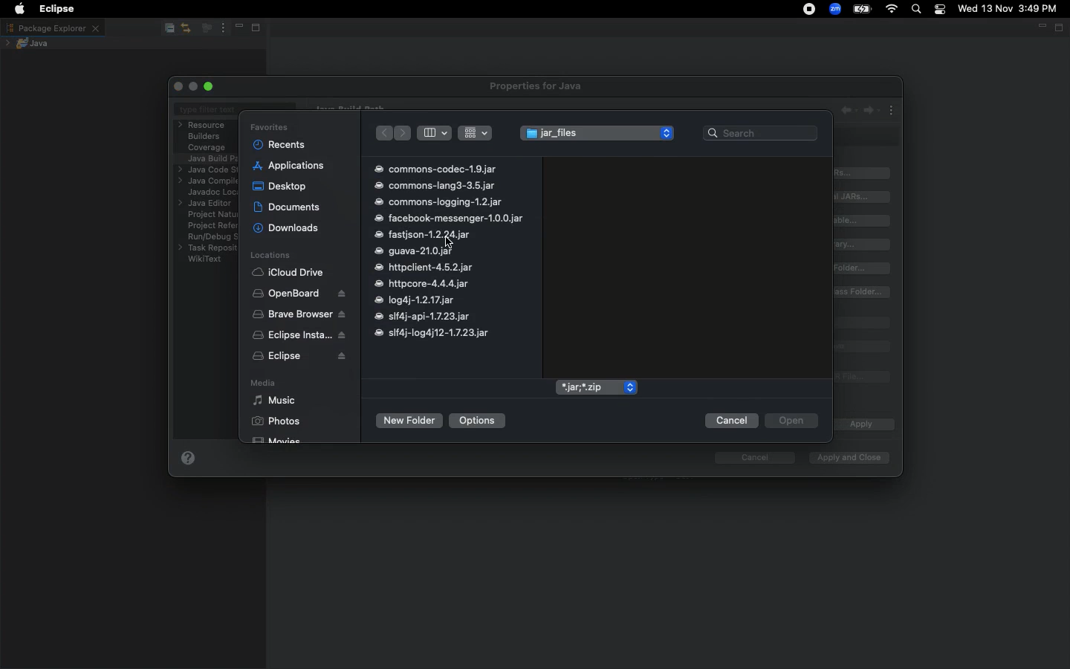  I want to click on Add external JAR, so click(863, 196).